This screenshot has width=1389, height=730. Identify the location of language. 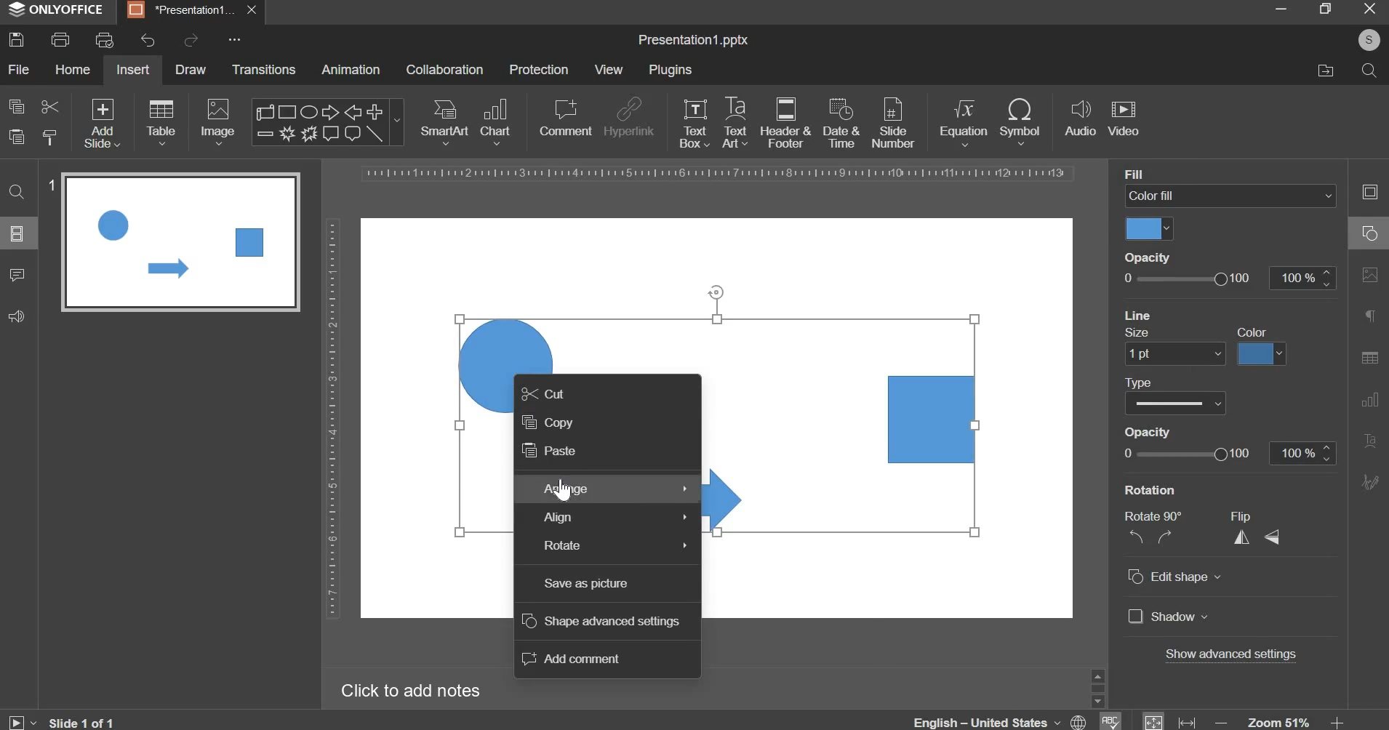
(1002, 723).